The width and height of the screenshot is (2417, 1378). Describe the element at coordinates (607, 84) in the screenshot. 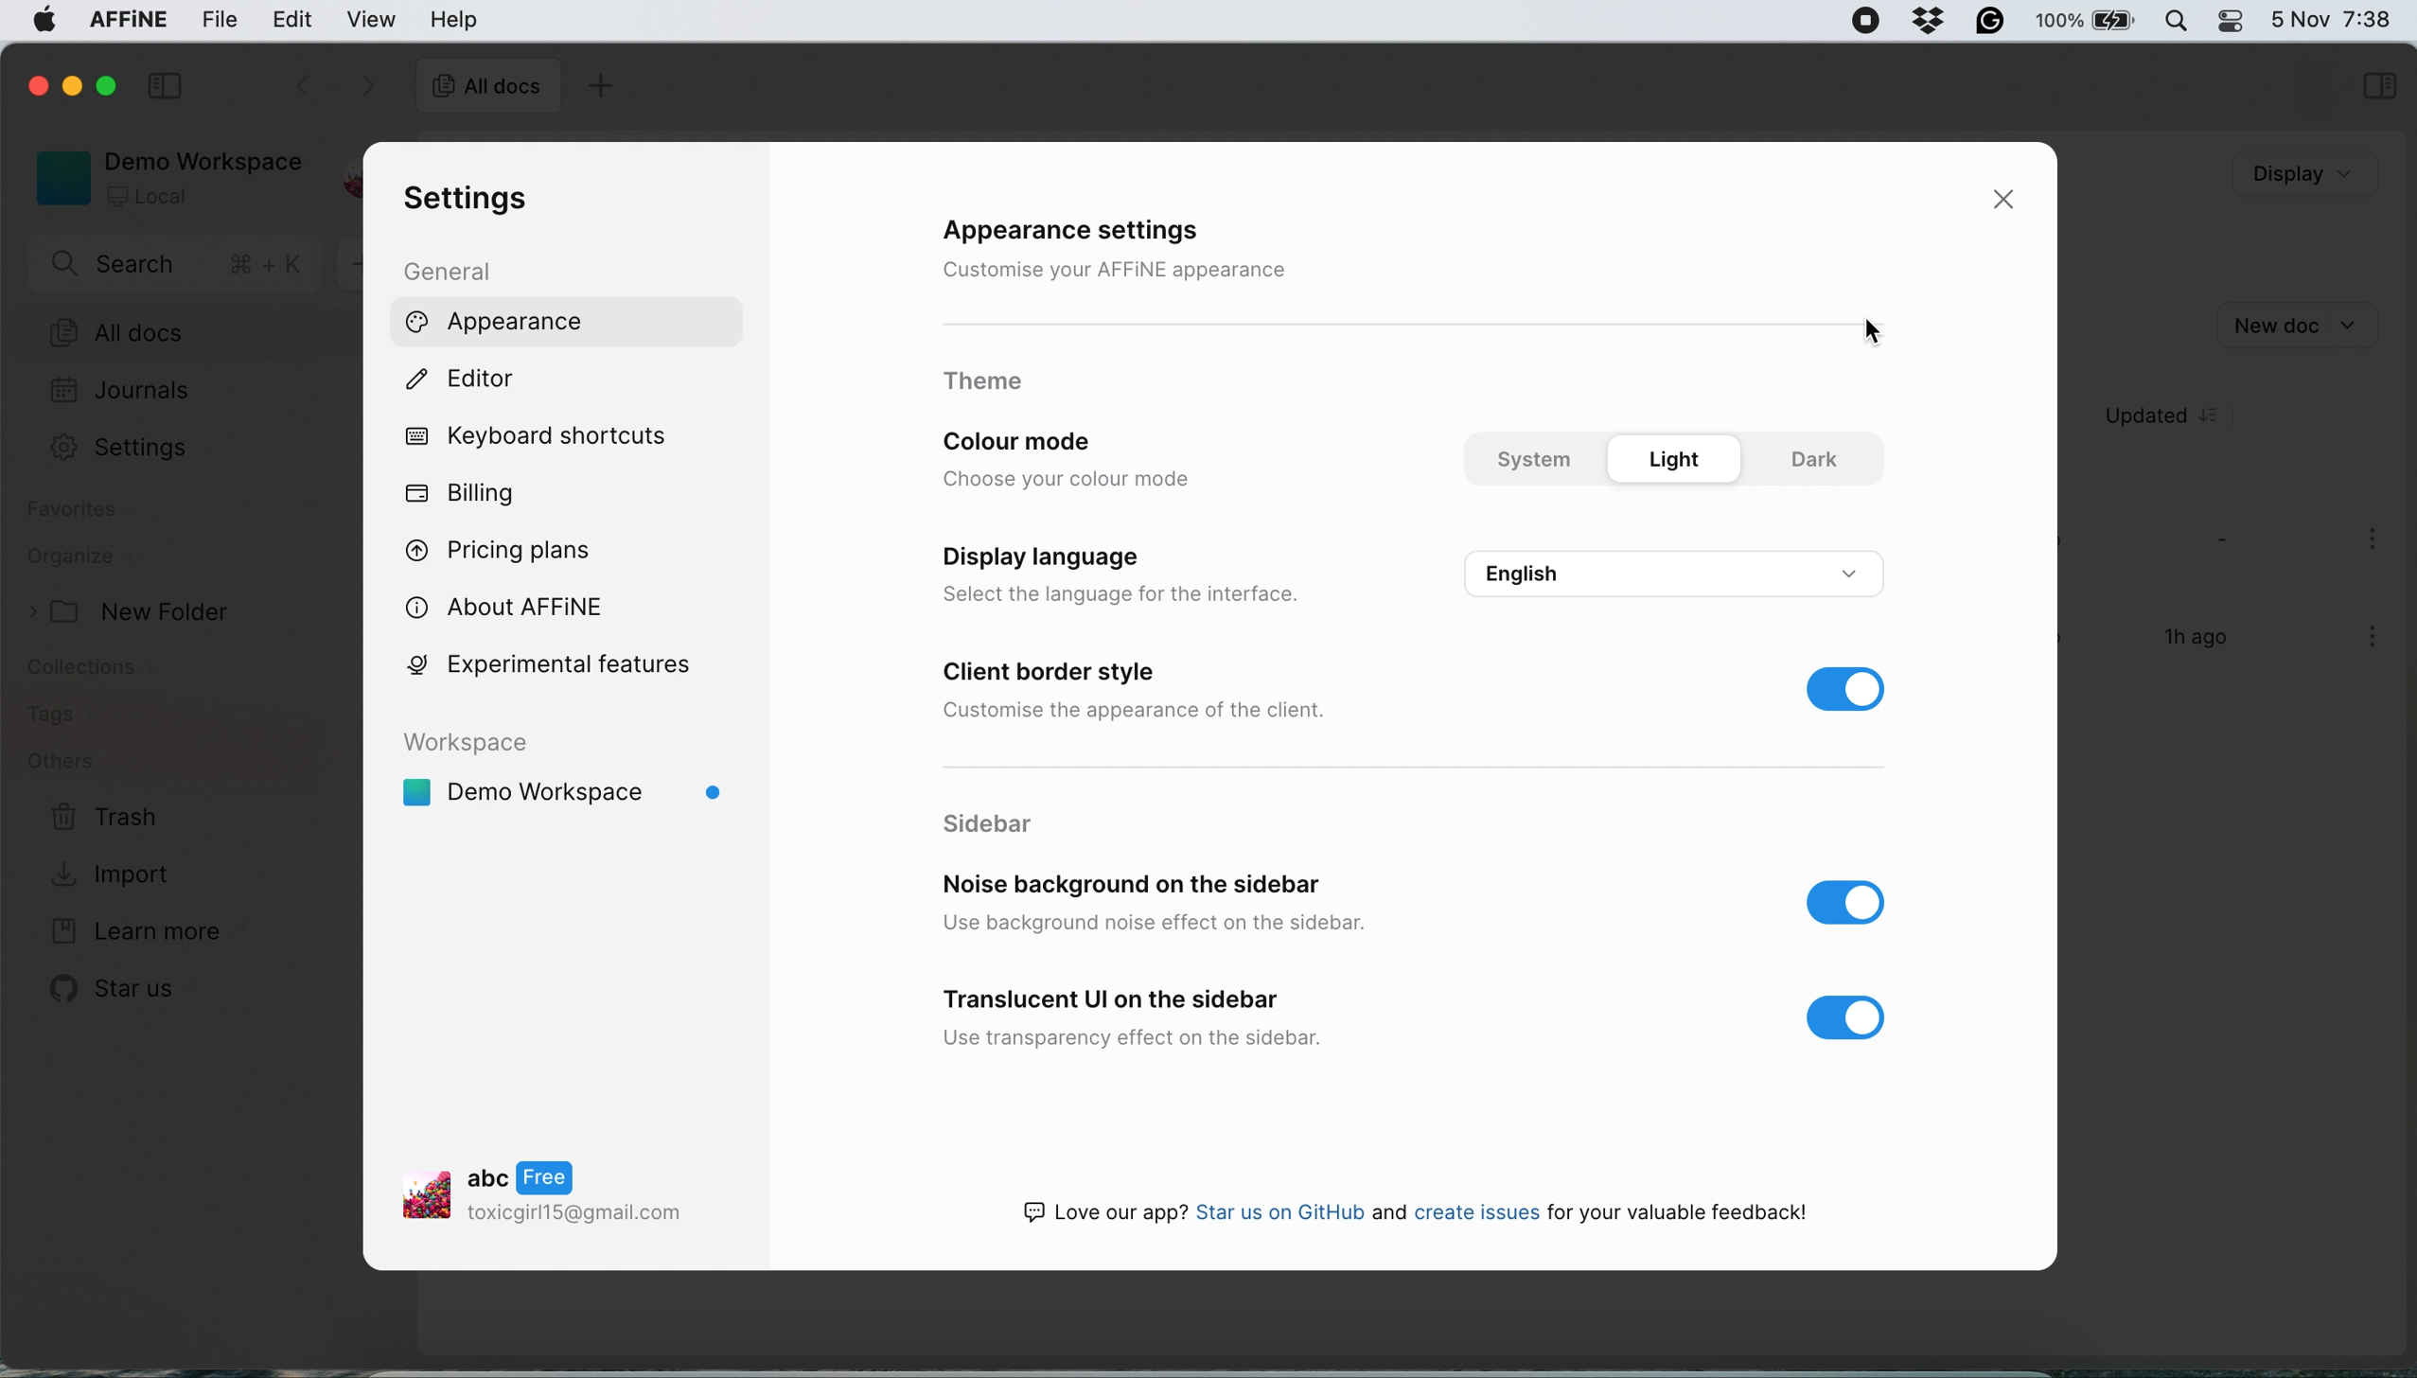

I see `new tab` at that location.